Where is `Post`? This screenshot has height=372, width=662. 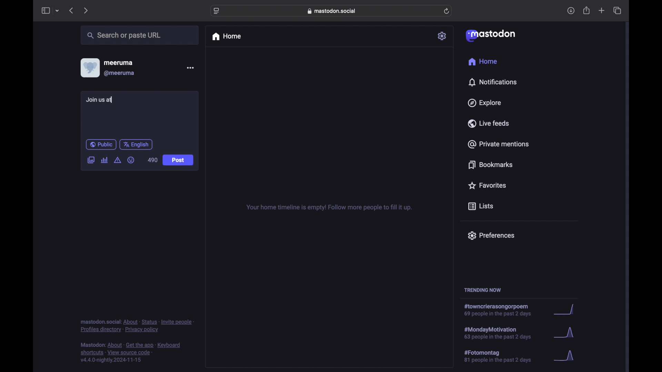 Post is located at coordinates (179, 161).